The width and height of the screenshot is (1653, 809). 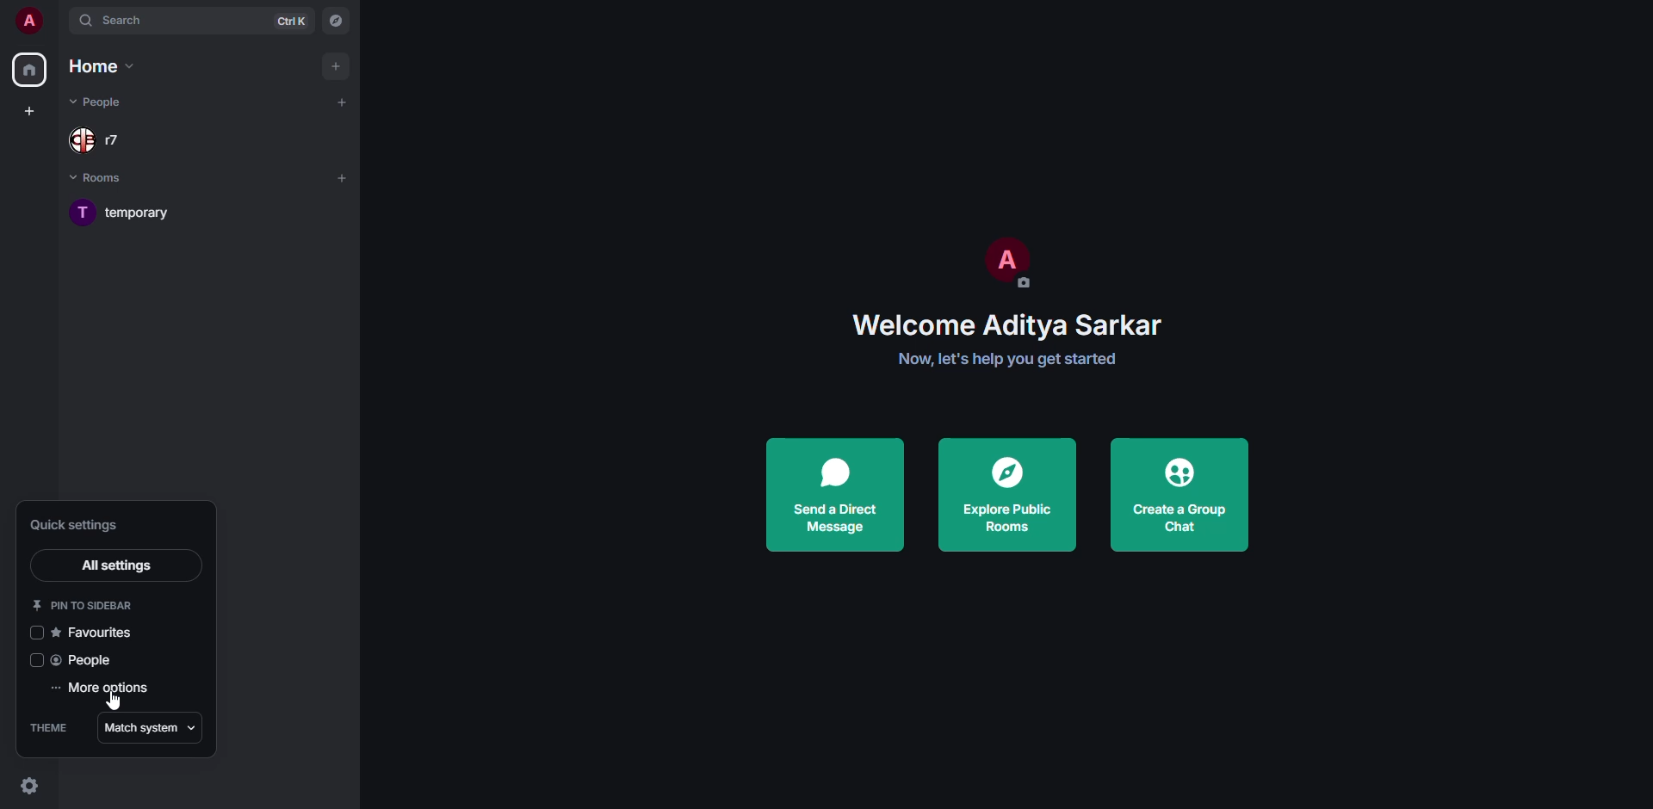 I want to click on add, so click(x=344, y=174).